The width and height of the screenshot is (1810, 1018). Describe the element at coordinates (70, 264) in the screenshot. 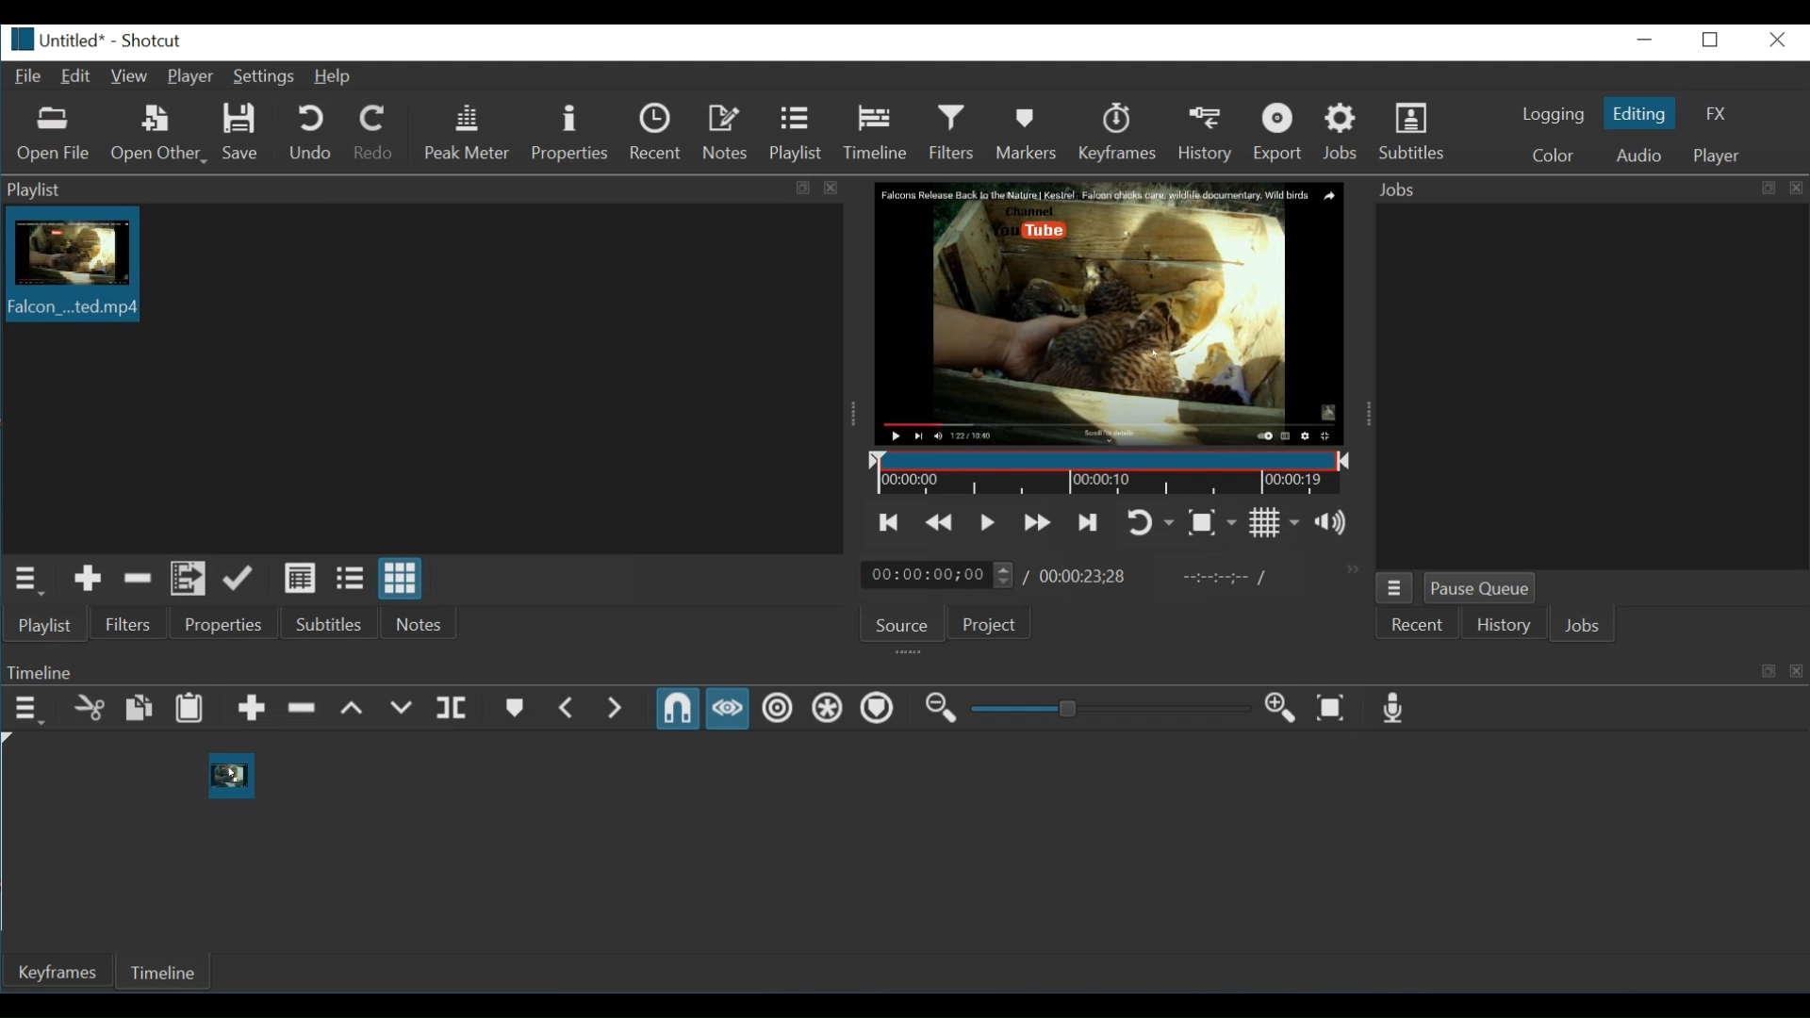

I see `Clip thumbnail` at that location.